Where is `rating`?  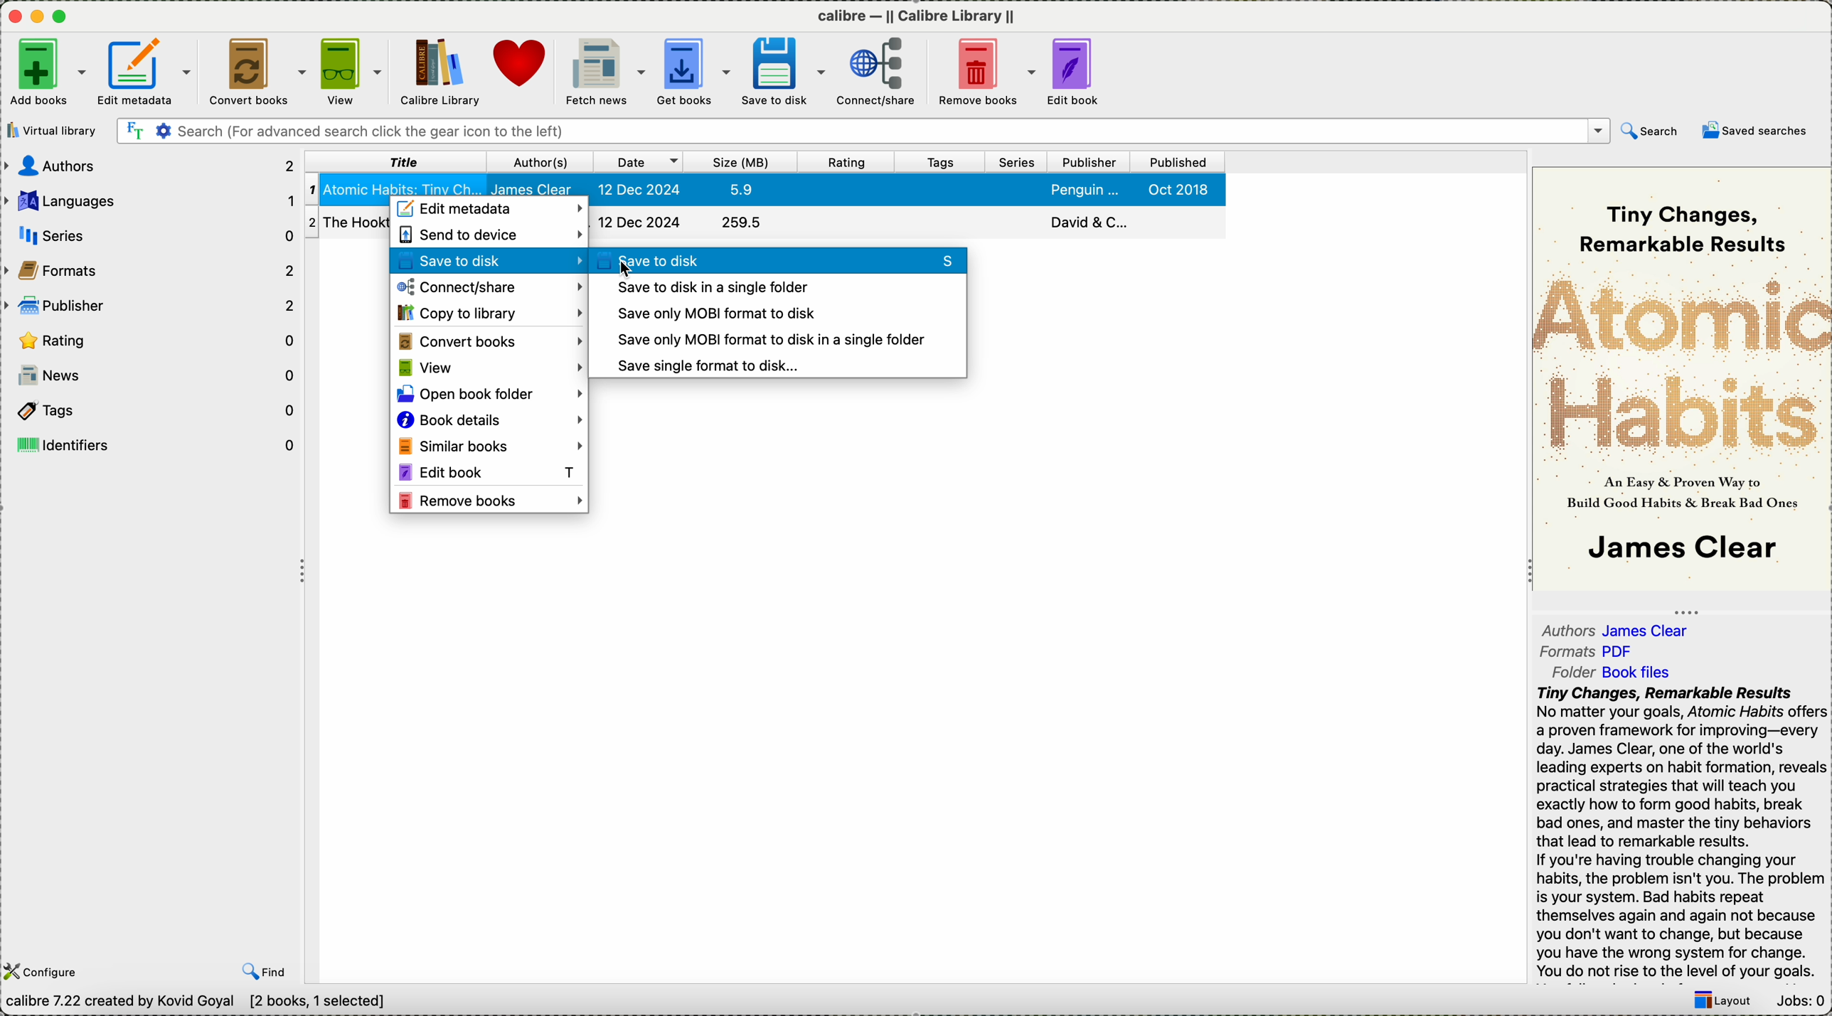 rating is located at coordinates (148, 338).